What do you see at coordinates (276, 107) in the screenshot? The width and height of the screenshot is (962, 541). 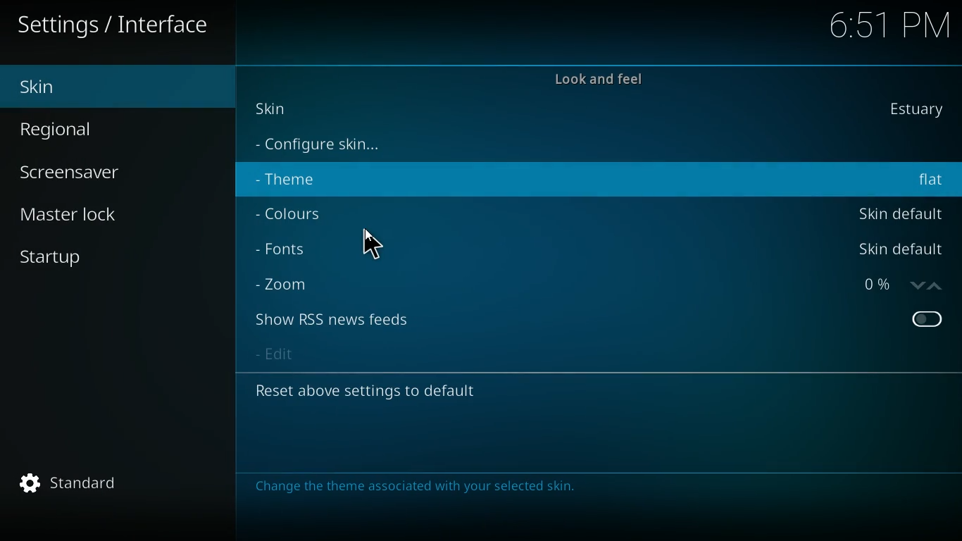 I see `skin` at bounding box center [276, 107].